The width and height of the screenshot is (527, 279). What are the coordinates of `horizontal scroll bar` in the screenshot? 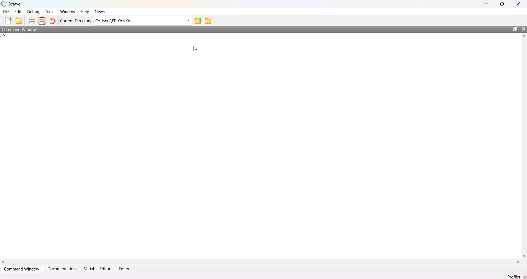 It's located at (261, 262).